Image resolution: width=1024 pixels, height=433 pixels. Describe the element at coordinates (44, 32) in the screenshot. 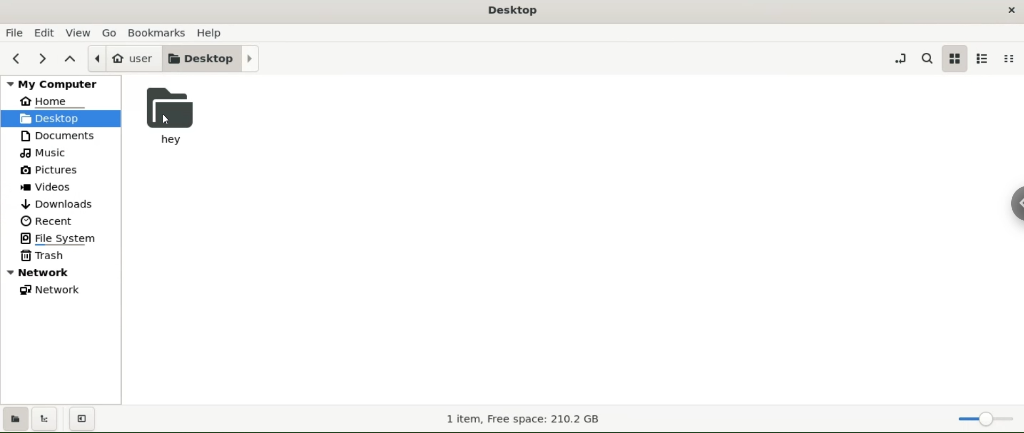

I see `edit` at that location.